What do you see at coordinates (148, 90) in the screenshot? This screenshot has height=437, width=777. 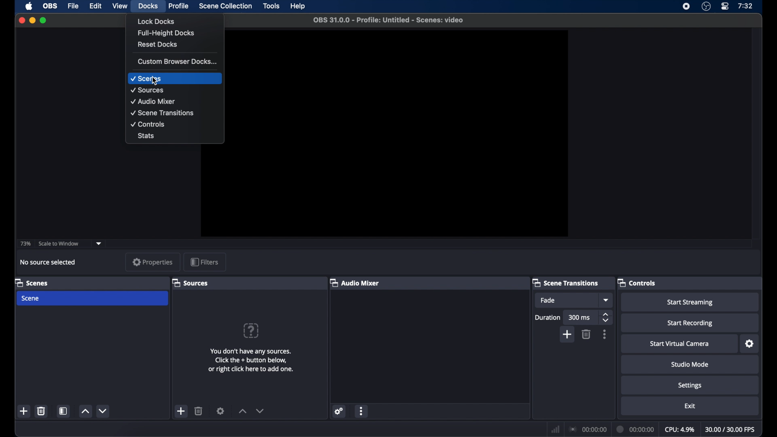 I see `sources` at bounding box center [148, 90].